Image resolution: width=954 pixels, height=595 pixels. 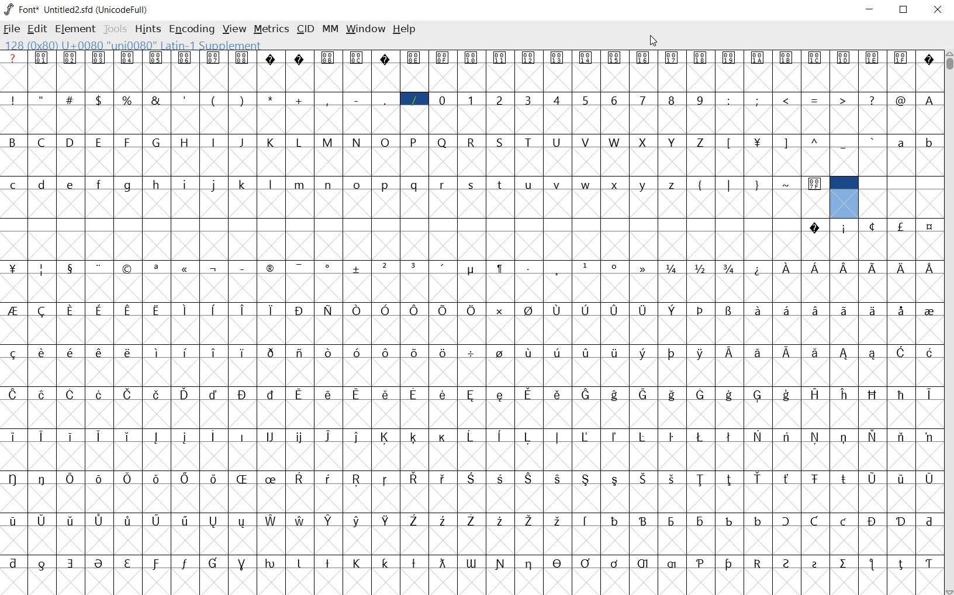 What do you see at coordinates (900, 182) in the screenshot?
I see `empty spaces` at bounding box center [900, 182].